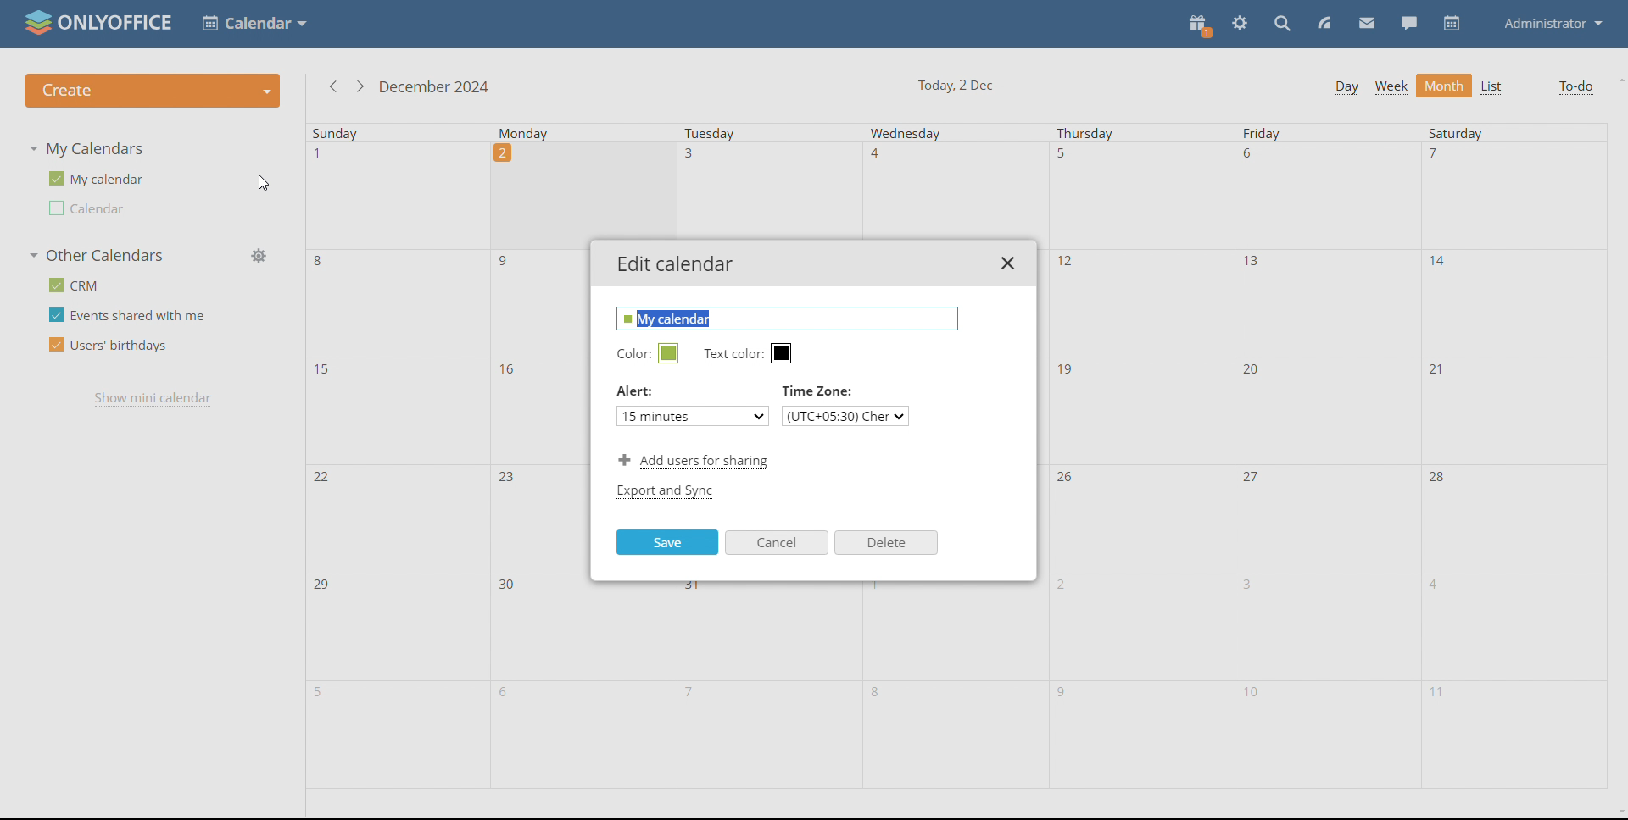  Describe the element at coordinates (666, 542) in the screenshot. I see `save` at that location.